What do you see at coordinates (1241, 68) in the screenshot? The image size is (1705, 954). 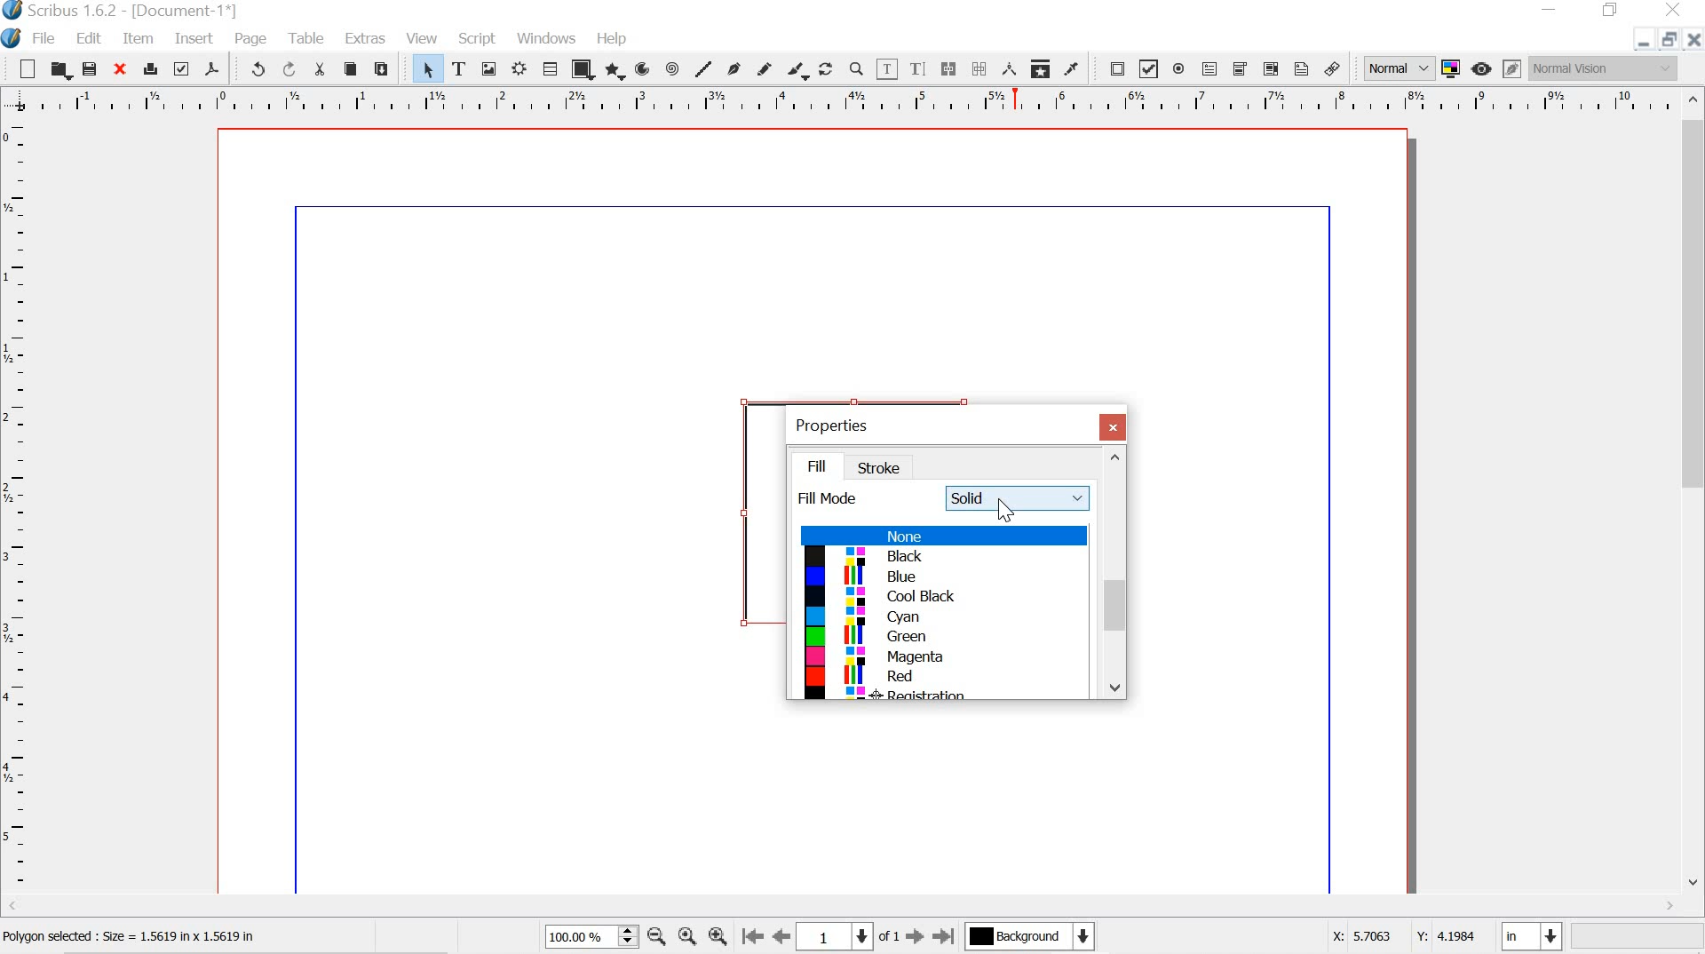 I see `pdf combo box` at bounding box center [1241, 68].